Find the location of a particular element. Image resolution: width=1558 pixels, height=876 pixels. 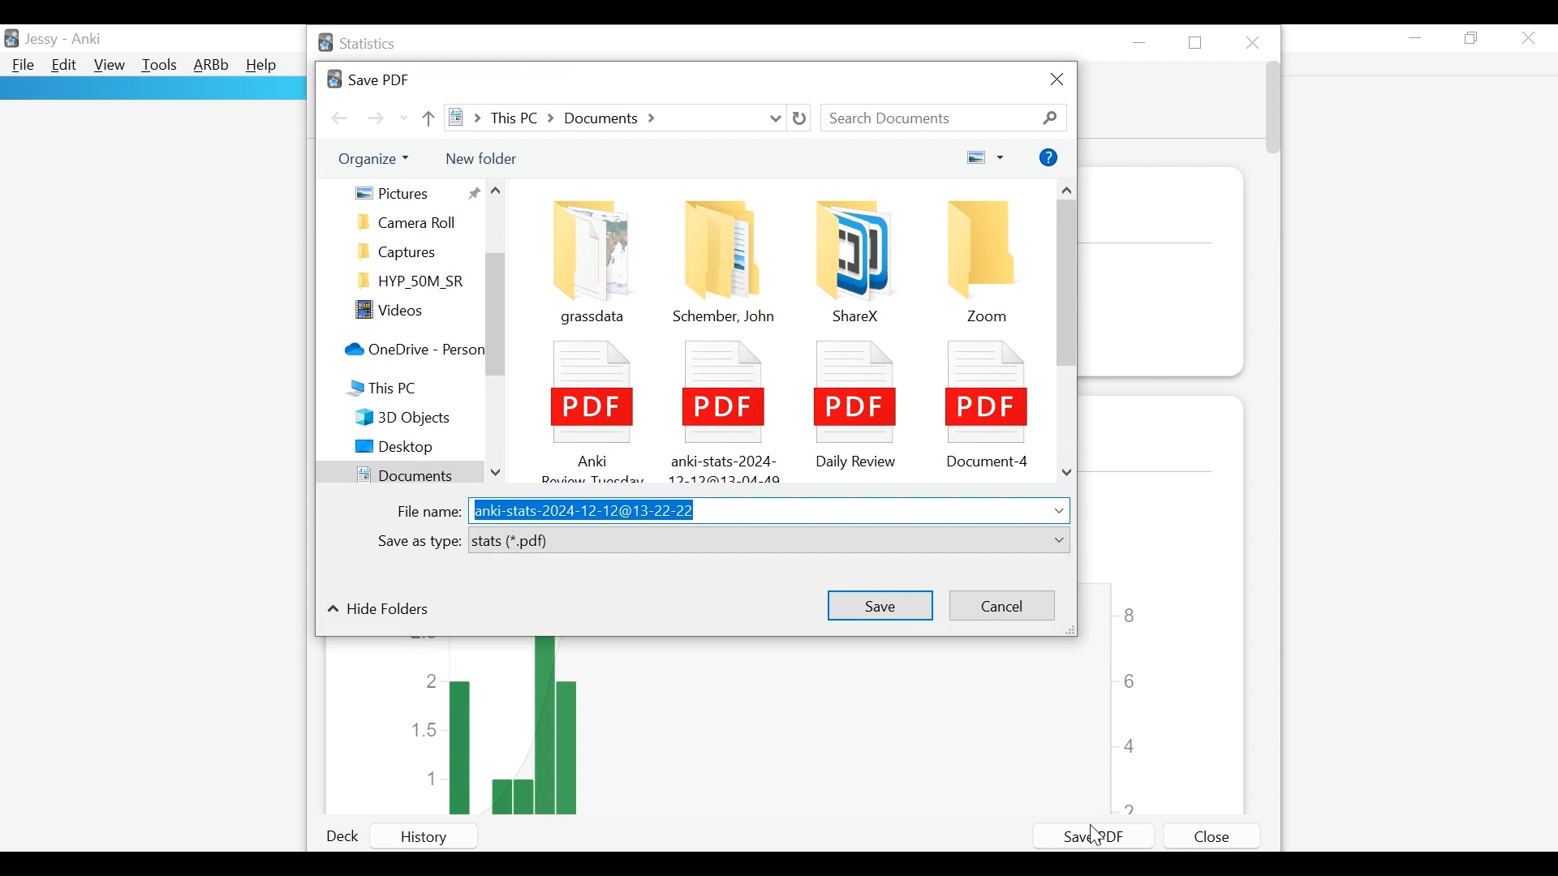

Organize is located at coordinates (378, 160).